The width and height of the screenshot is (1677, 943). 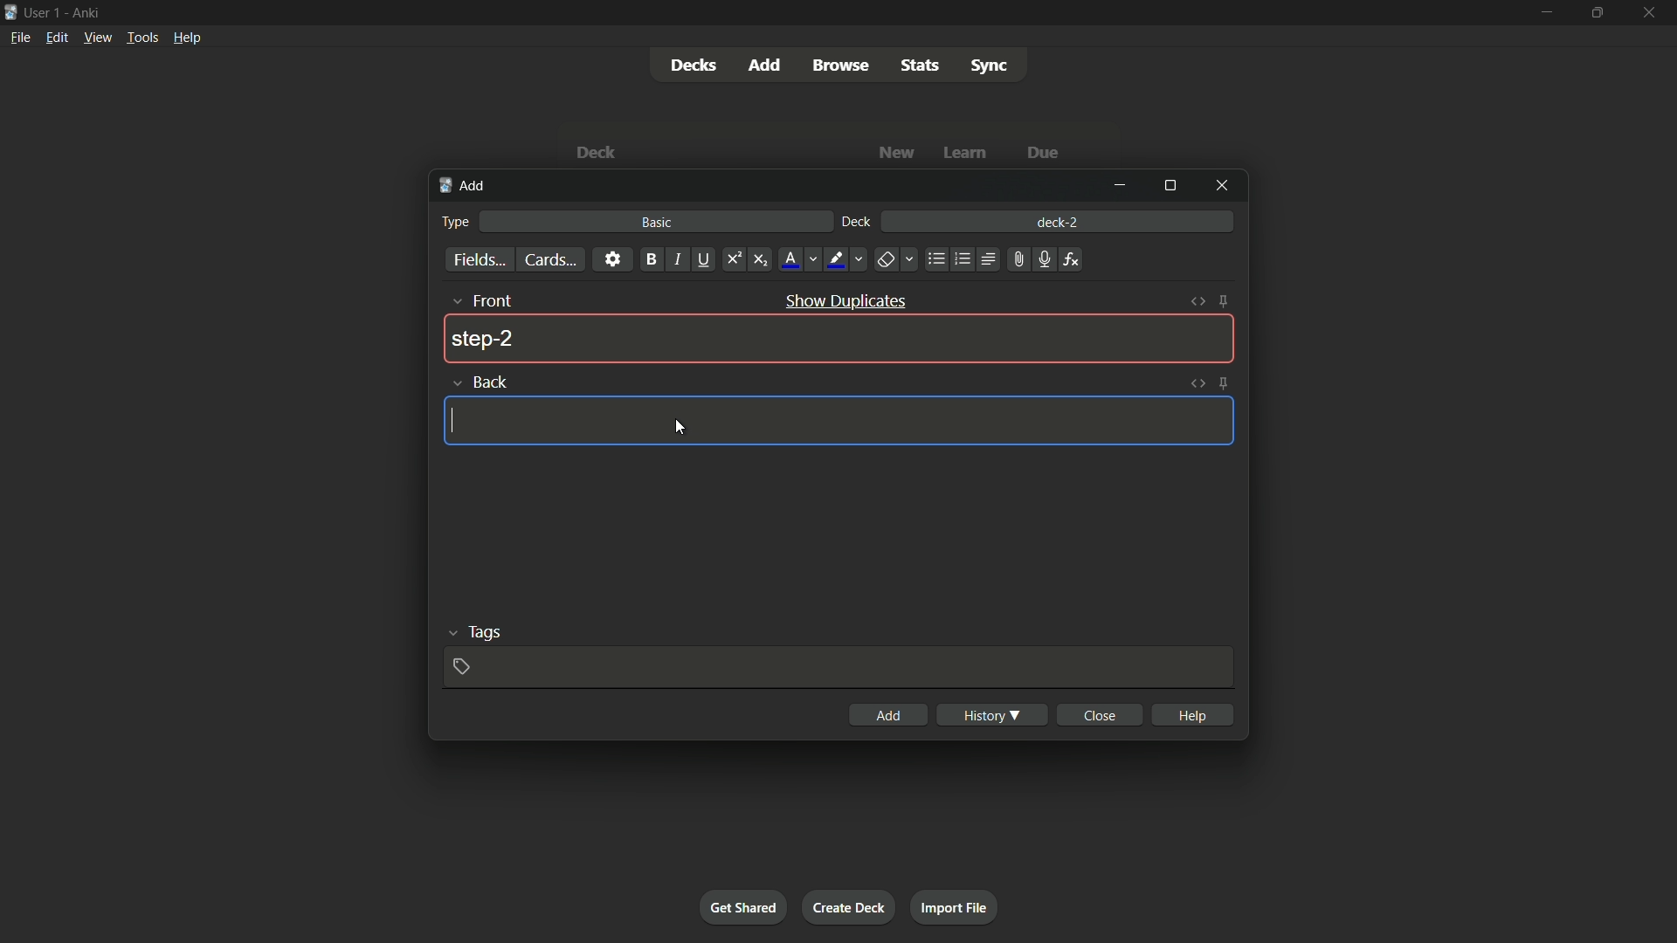 I want to click on front, so click(x=480, y=300).